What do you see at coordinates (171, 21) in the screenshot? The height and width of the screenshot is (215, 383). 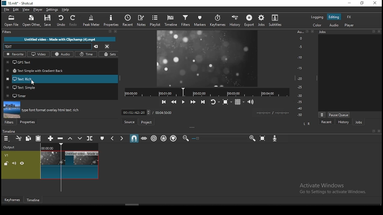 I see `timeline` at bounding box center [171, 21].